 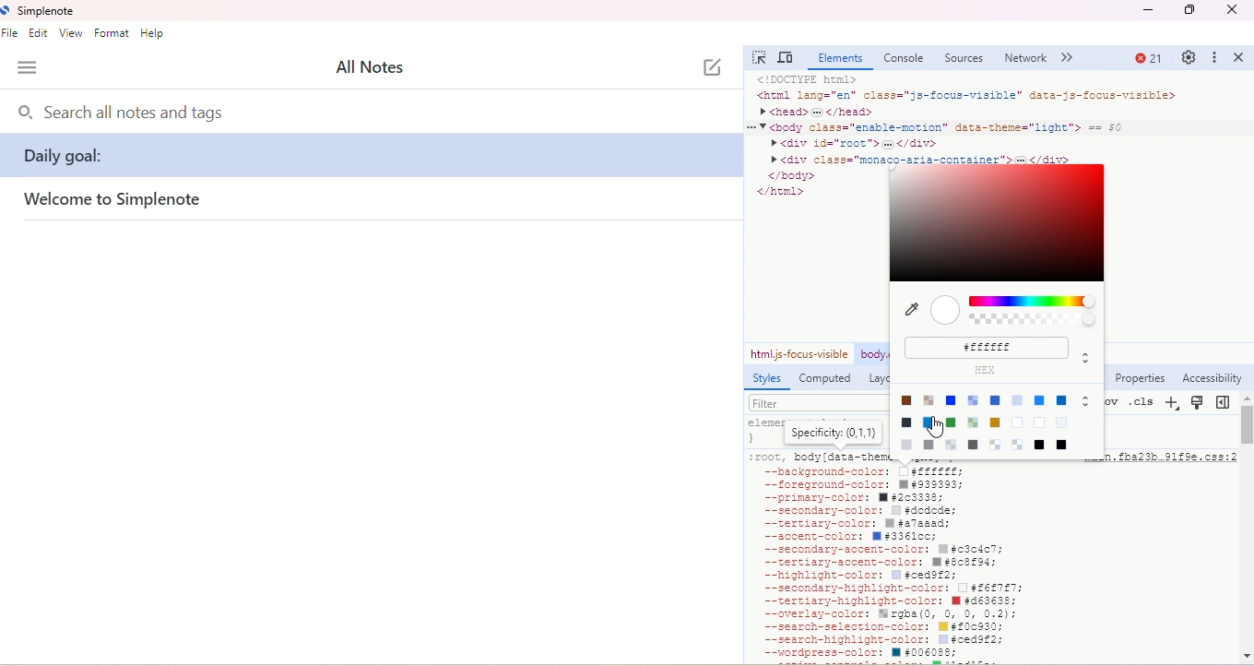 What do you see at coordinates (989, 347) in the screenshot?
I see `color code` at bounding box center [989, 347].